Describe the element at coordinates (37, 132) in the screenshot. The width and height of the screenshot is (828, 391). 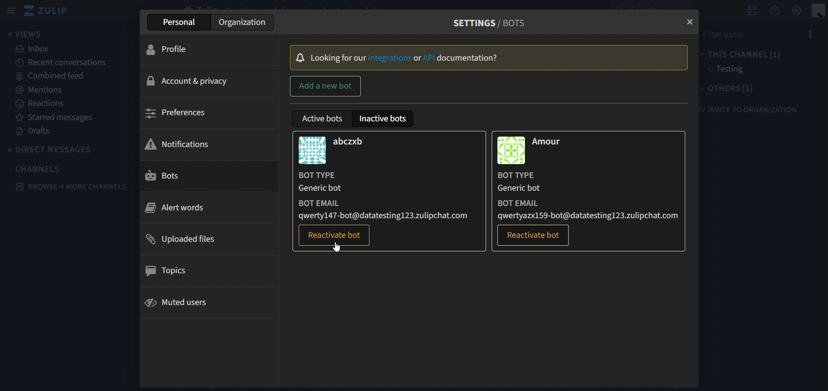
I see `drafts` at that location.